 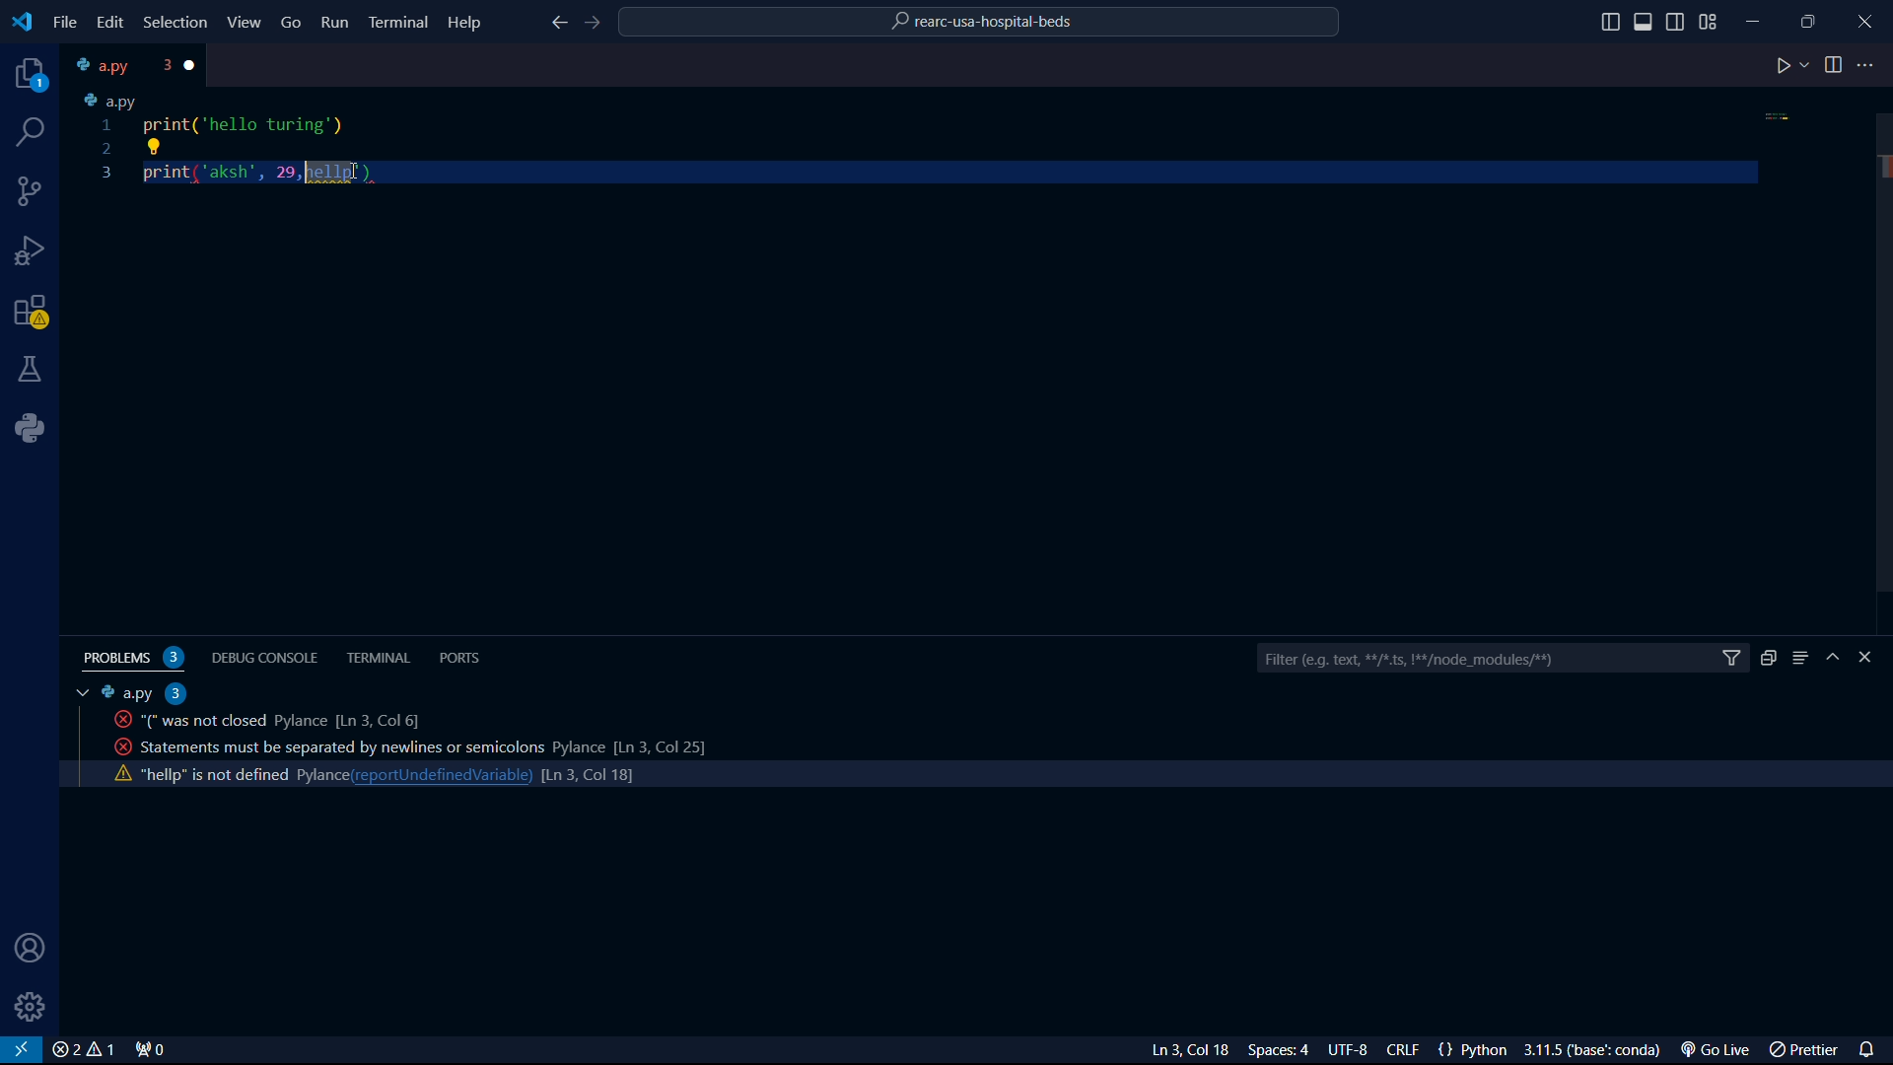 I want to click on a.py 2, so click(x=144, y=692).